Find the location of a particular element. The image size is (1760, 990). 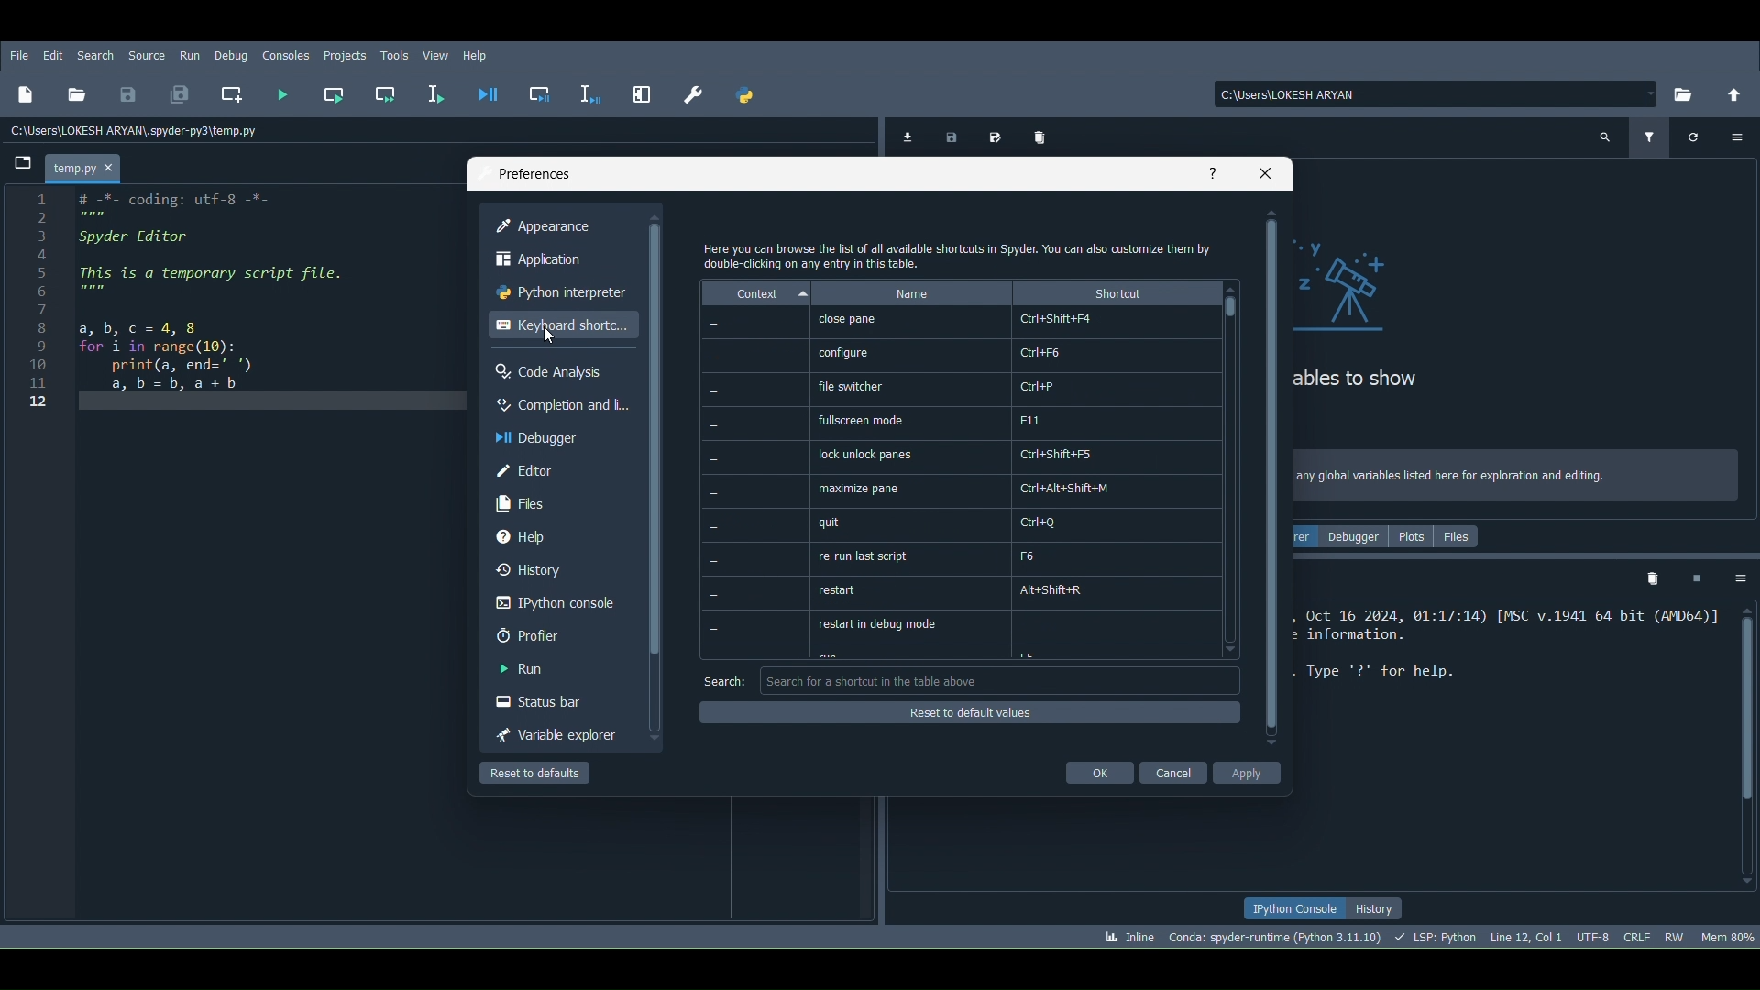

Save data is located at coordinates (949, 134).